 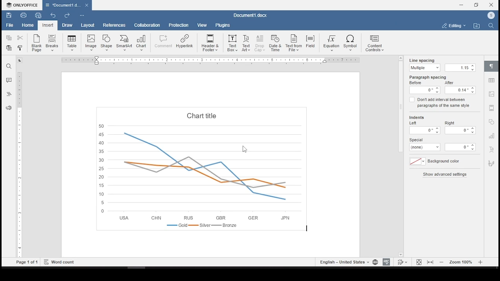 I want to click on mouse pointer, so click(x=243, y=148).